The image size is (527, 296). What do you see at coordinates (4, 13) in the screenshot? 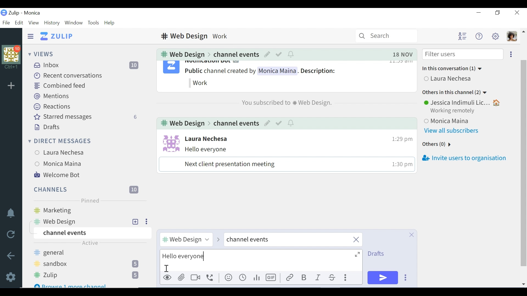
I see `Zulip logo` at bounding box center [4, 13].